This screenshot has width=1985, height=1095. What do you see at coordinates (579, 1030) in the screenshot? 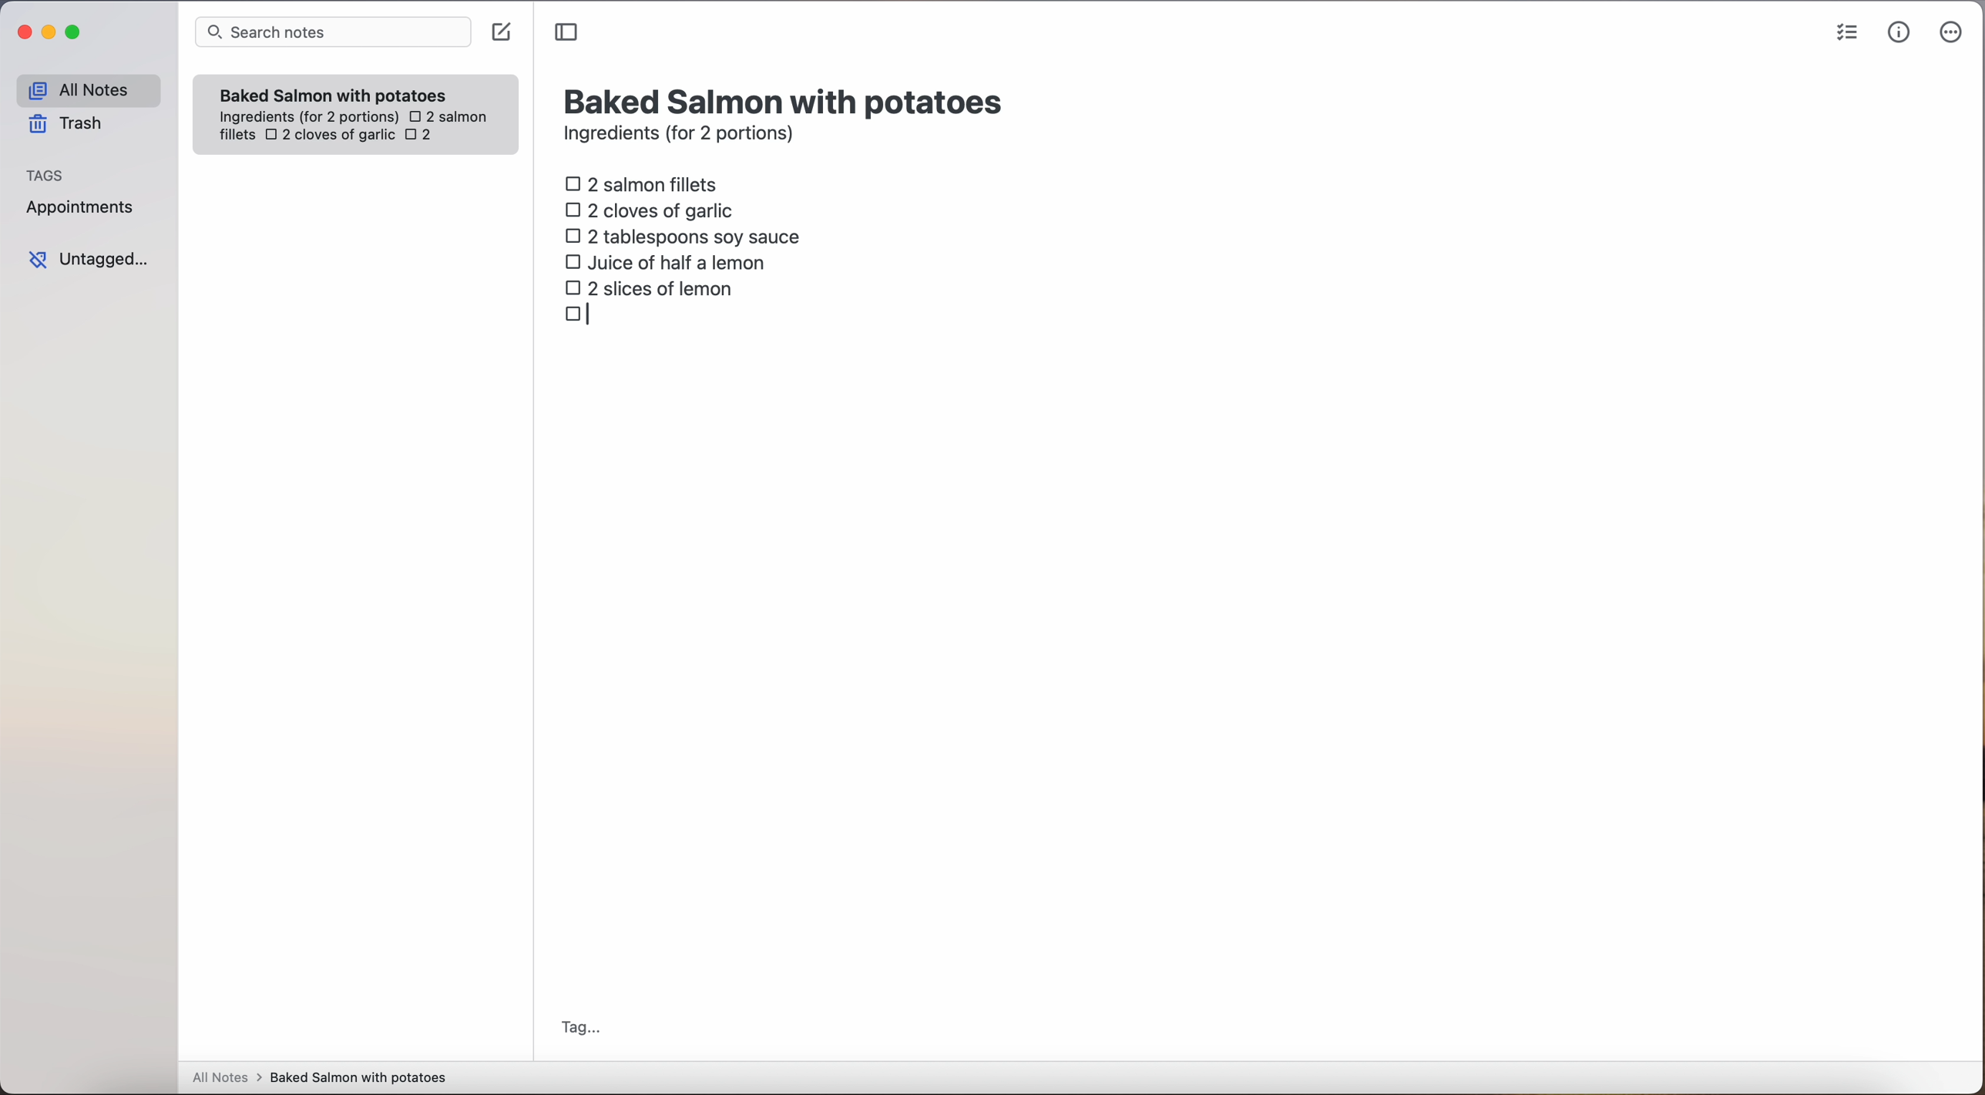
I see `tag` at bounding box center [579, 1030].